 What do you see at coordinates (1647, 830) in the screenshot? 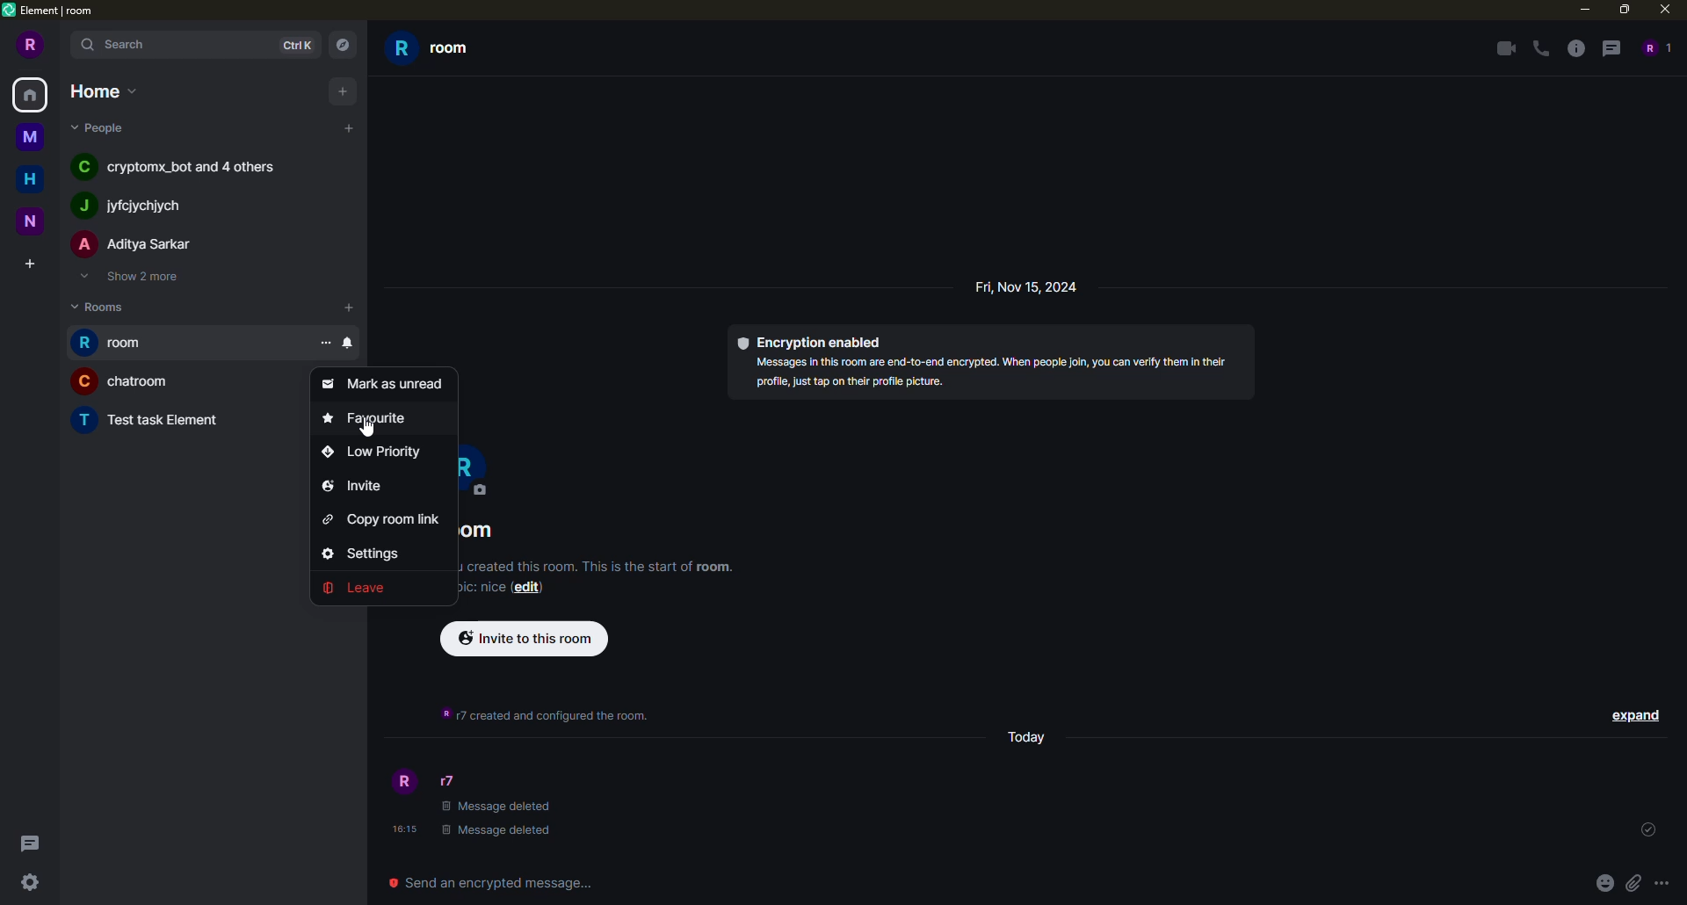
I see `sent` at bounding box center [1647, 830].